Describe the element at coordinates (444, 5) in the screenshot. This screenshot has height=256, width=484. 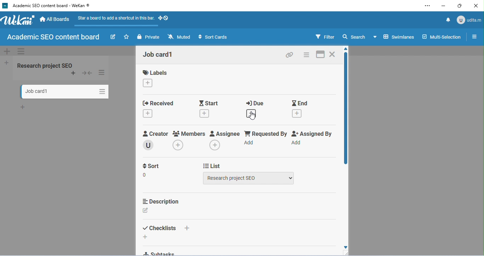
I see `minimize` at that location.